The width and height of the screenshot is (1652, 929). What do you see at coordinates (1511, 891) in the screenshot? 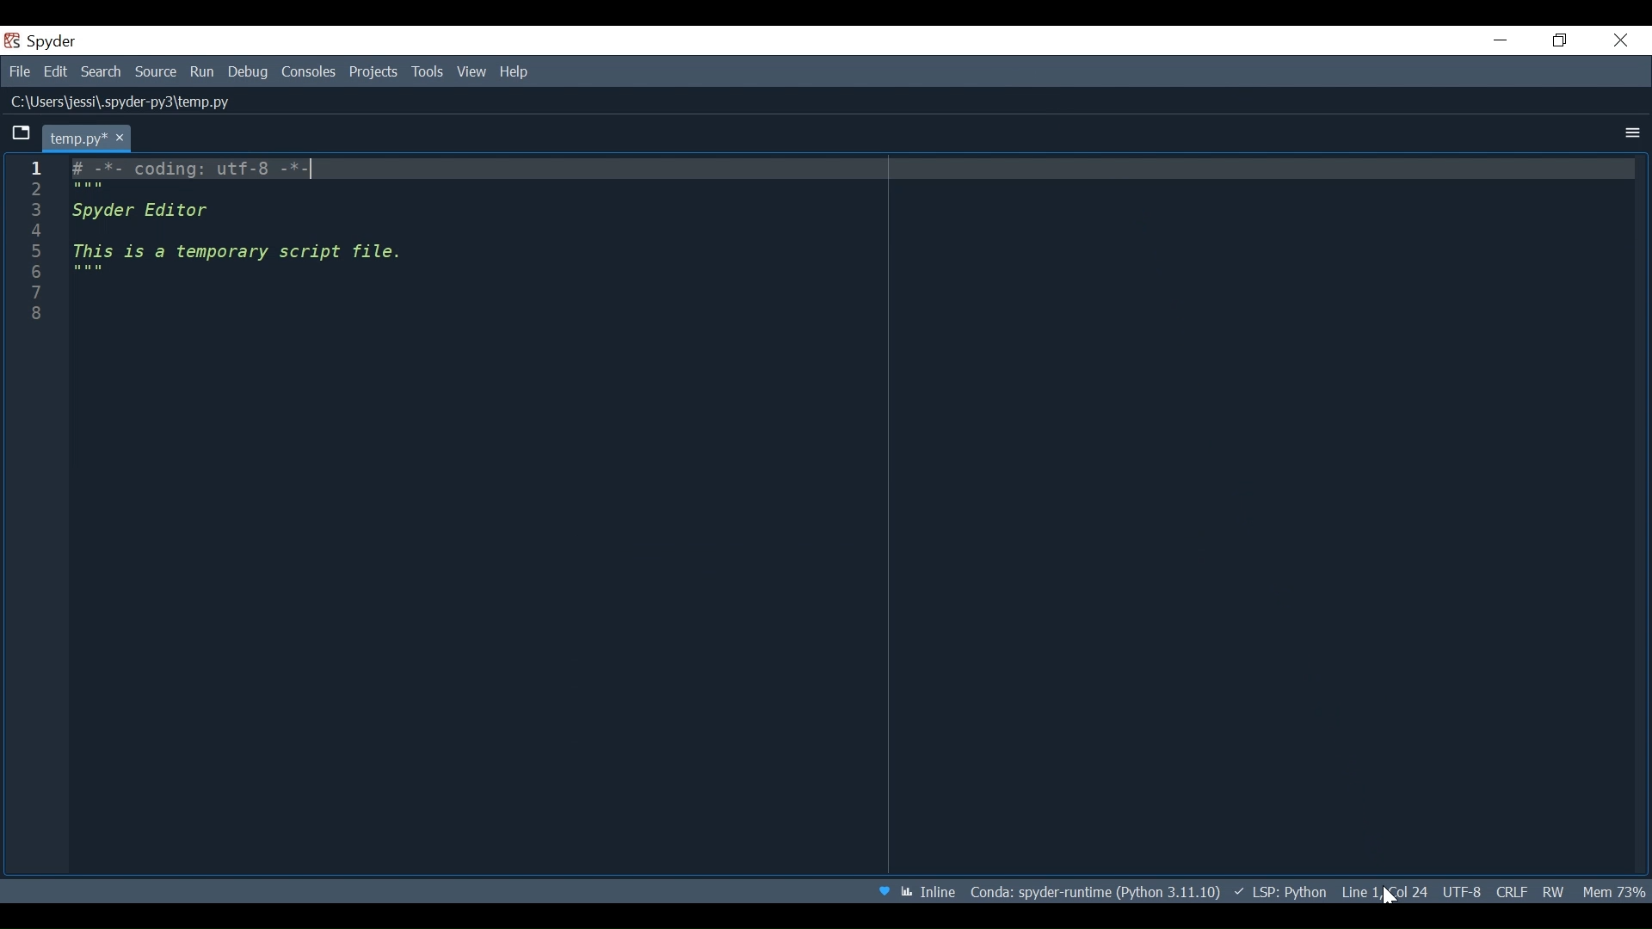
I see `File EQL Status` at bounding box center [1511, 891].